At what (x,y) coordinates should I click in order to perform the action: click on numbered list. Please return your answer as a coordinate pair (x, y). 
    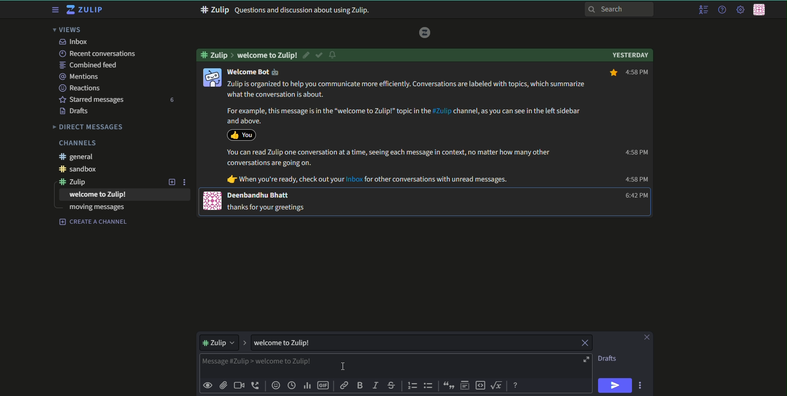
    Looking at the image, I should click on (413, 385).